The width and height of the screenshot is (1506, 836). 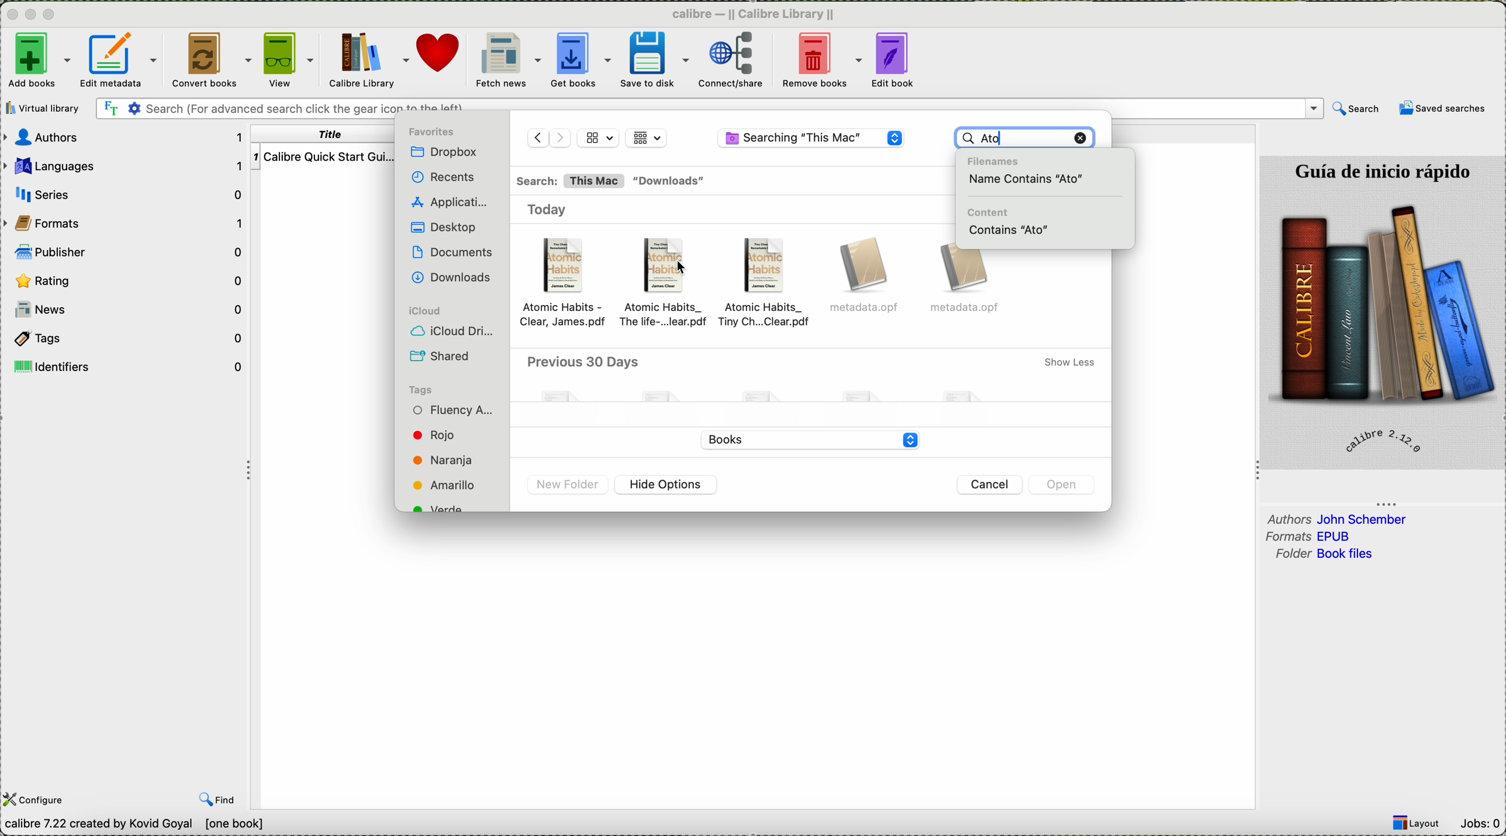 What do you see at coordinates (1480, 825) in the screenshot?
I see `Jobs: 0` at bounding box center [1480, 825].